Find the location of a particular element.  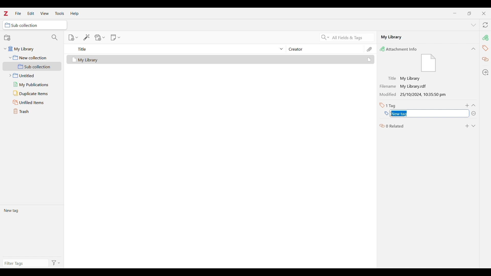

Total number of tags is located at coordinates (388, 105).